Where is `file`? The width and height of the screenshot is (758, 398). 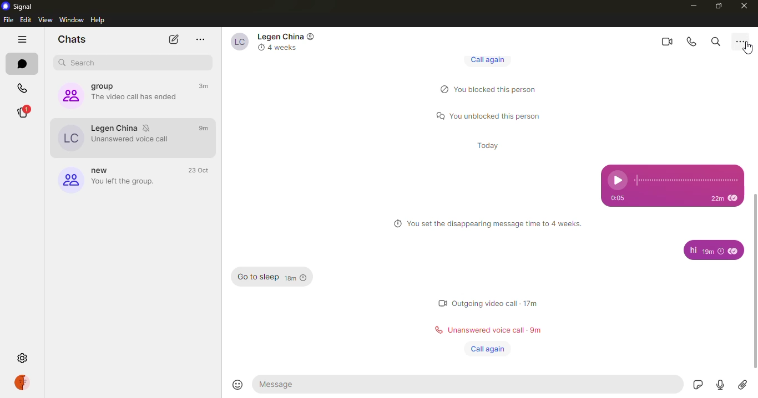
file is located at coordinates (8, 19).